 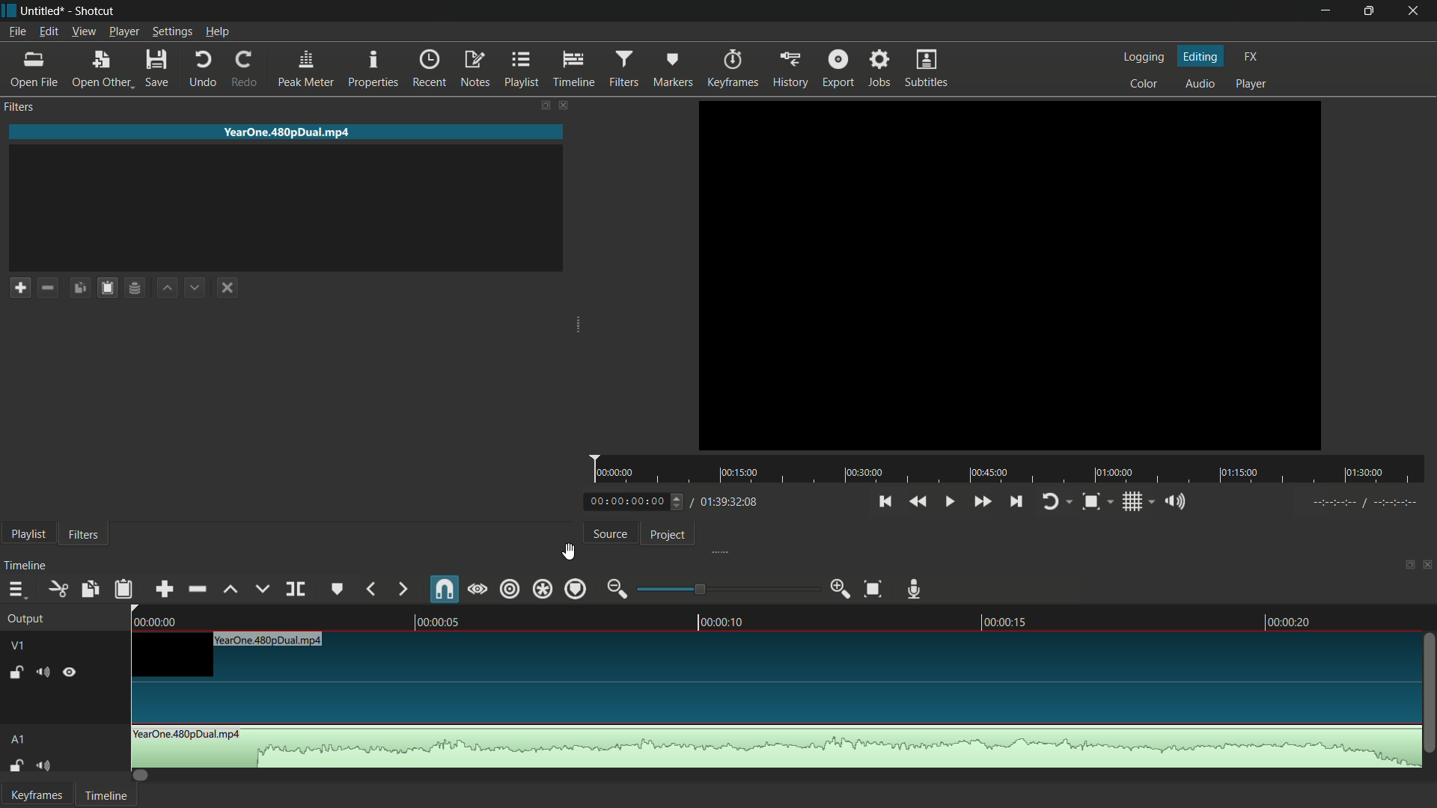 What do you see at coordinates (48, 31) in the screenshot?
I see `edit menu` at bounding box center [48, 31].